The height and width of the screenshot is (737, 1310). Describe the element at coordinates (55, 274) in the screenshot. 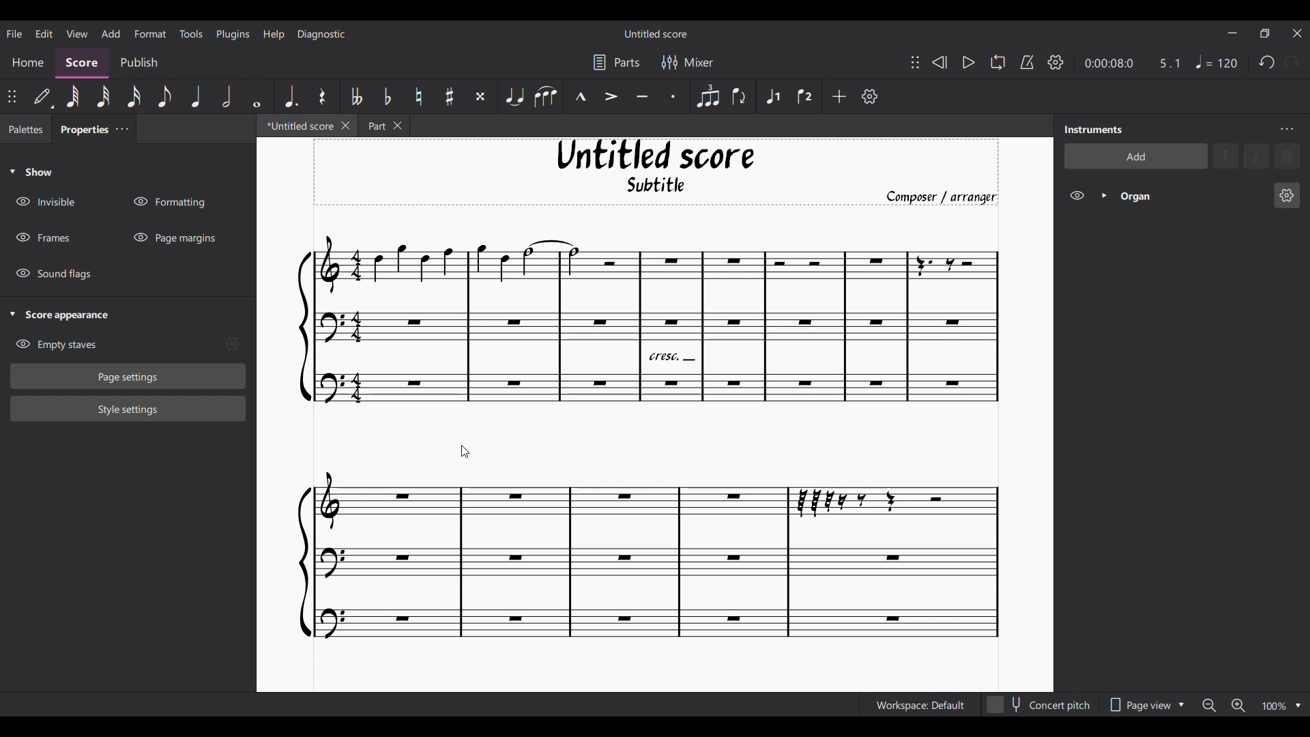

I see `Hide Sound flags` at that location.